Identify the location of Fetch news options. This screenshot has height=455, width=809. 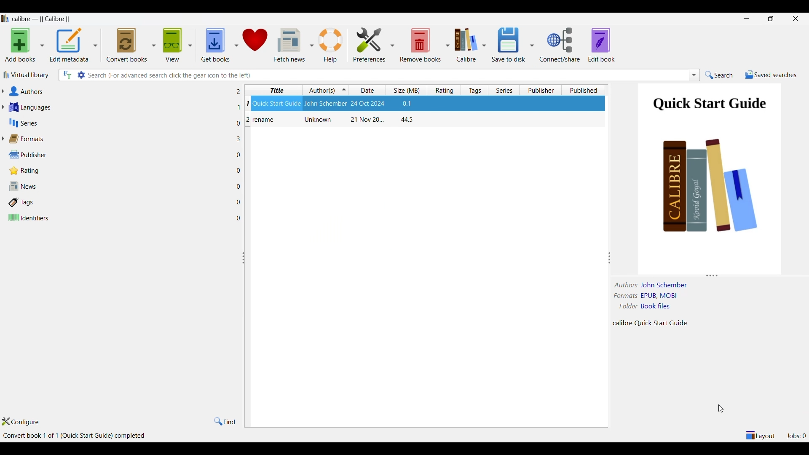
(312, 44).